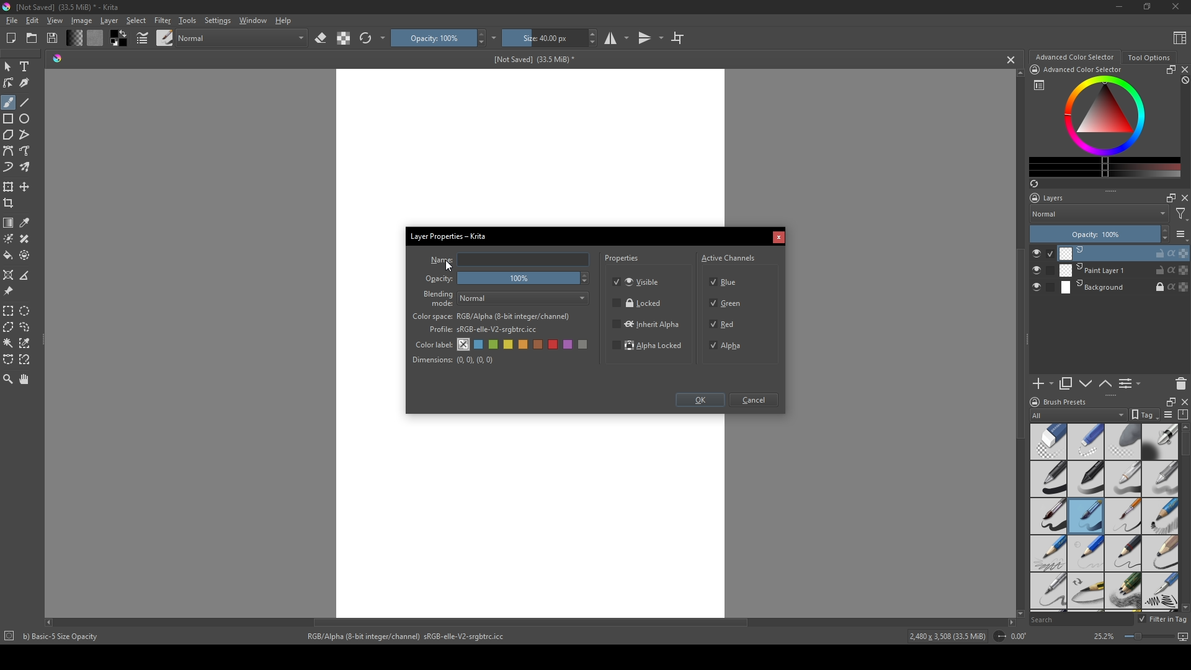 This screenshot has width=1191, height=670. I want to click on multibrush, so click(26, 167).